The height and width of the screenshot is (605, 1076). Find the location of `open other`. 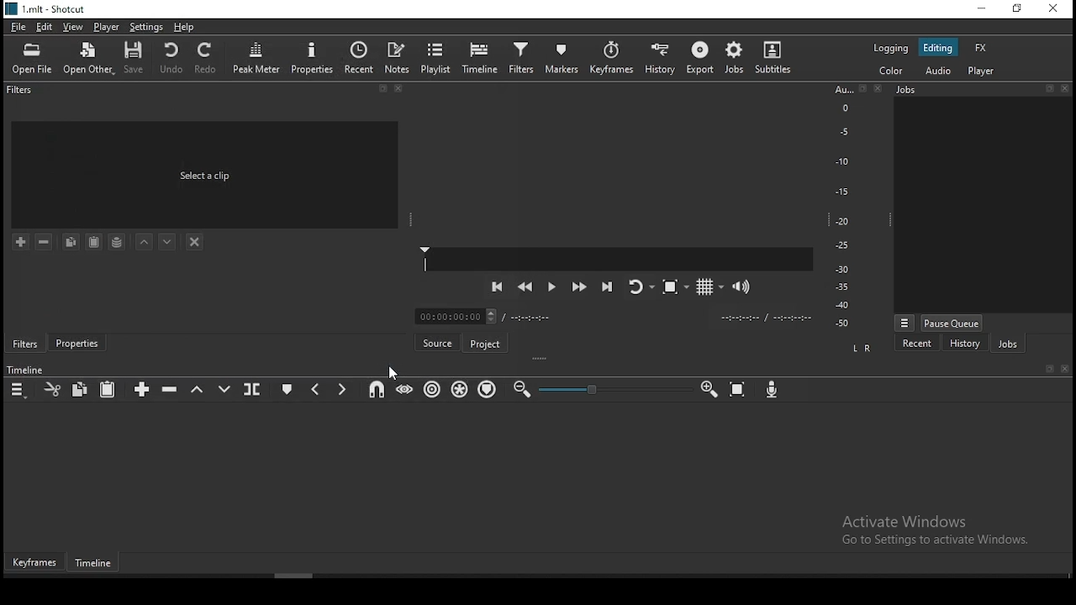

open other is located at coordinates (90, 57).